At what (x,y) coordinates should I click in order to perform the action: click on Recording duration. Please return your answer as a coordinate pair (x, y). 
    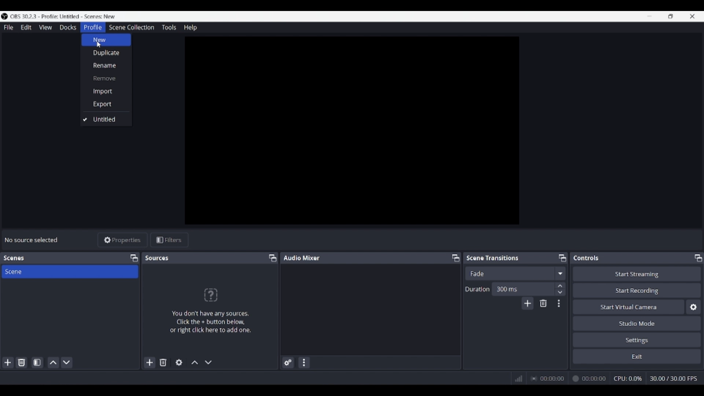
    Looking at the image, I should click on (568, 379).